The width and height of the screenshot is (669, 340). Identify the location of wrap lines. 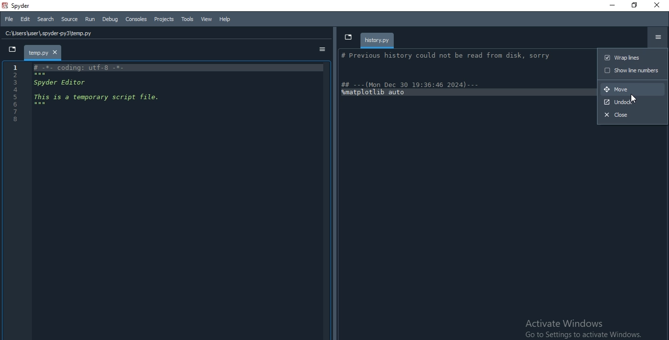
(629, 56).